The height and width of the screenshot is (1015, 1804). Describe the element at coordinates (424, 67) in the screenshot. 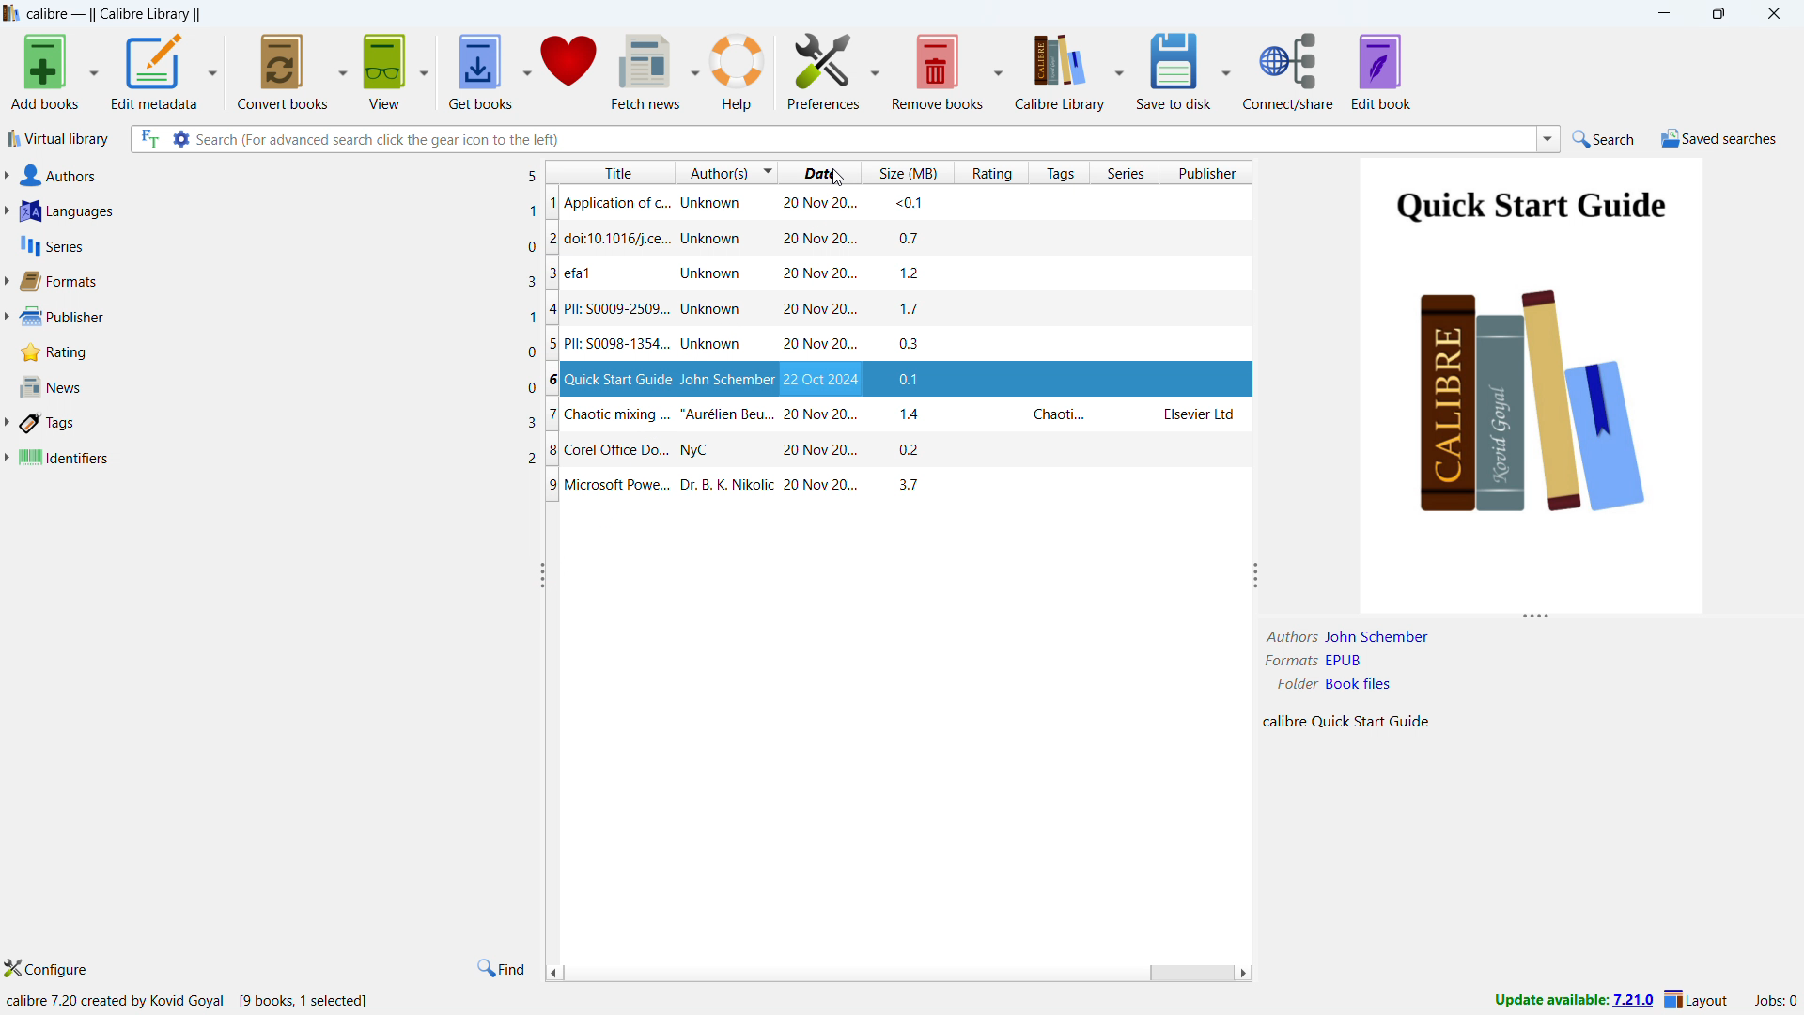

I see `view options` at that location.